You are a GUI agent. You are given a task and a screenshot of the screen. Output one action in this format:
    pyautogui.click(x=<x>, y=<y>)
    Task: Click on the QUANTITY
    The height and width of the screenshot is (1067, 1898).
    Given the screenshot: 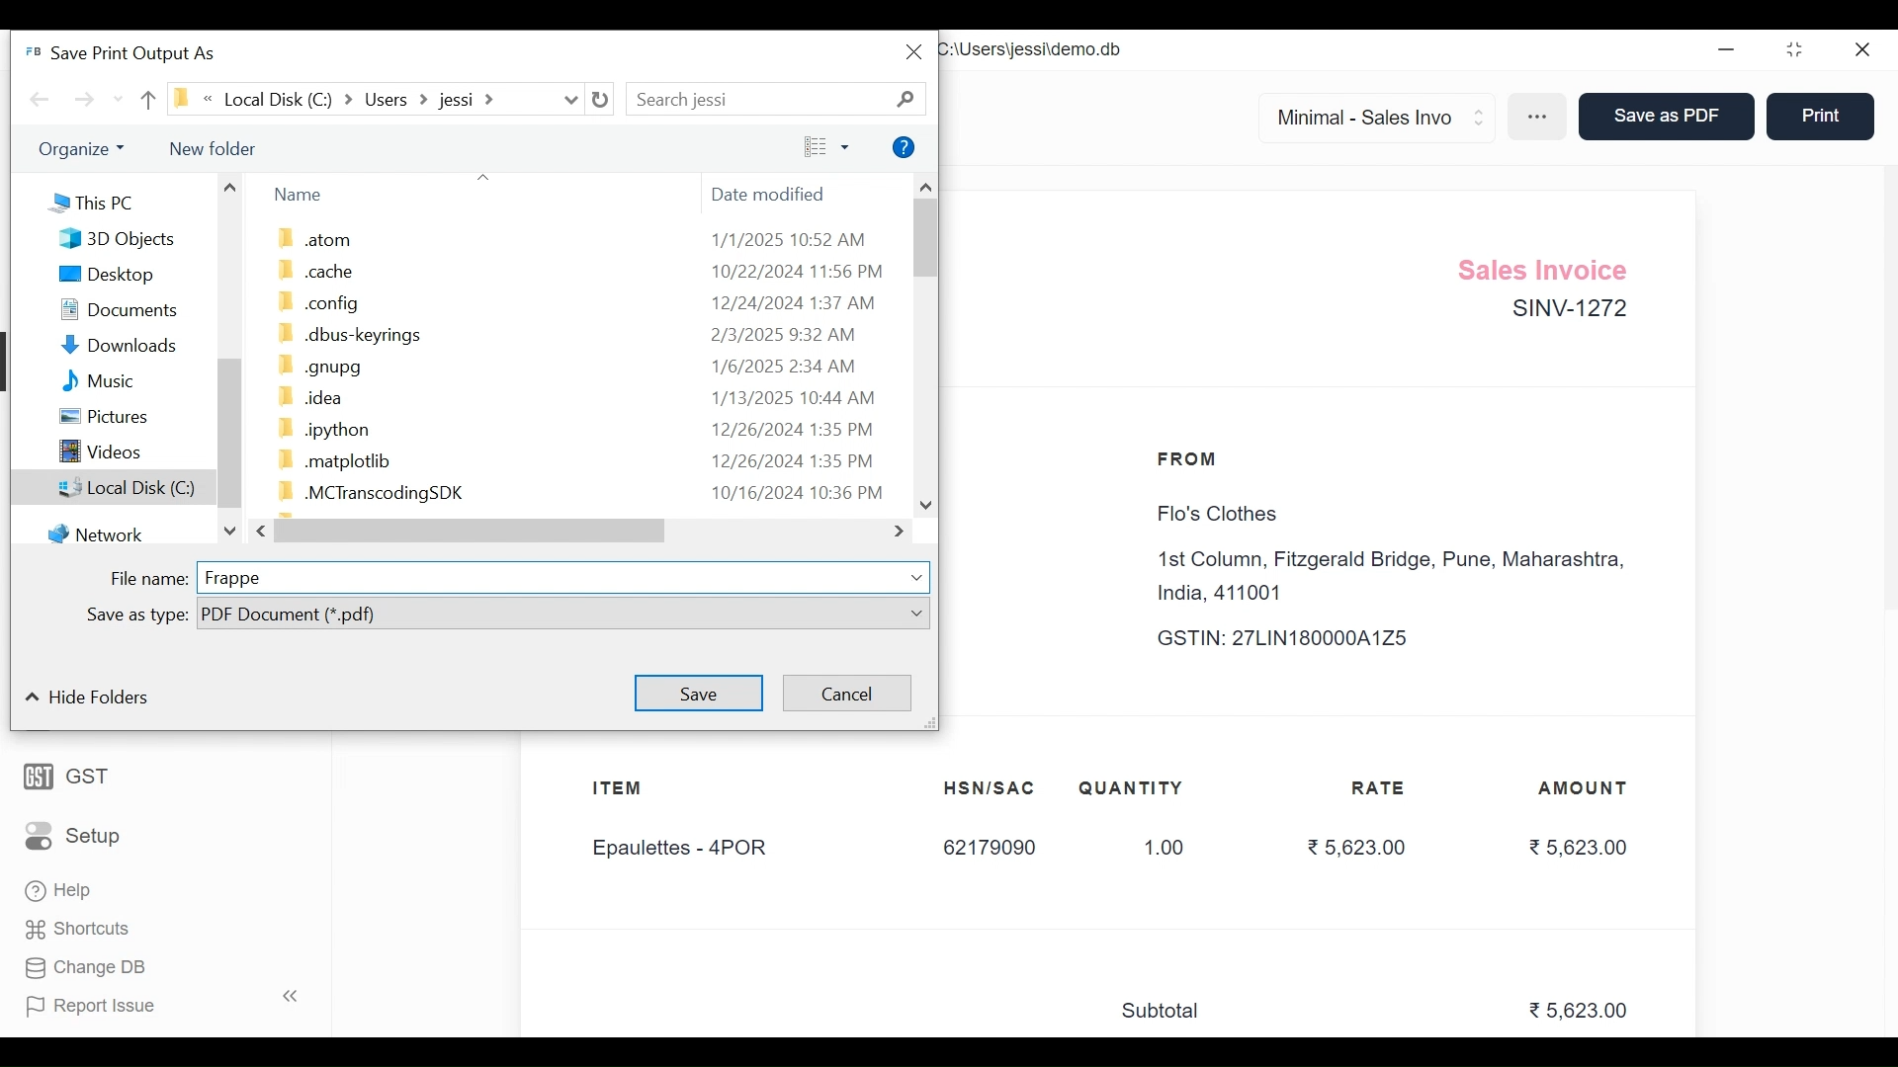 What is the action you would take?
    pyautogui.click(x=1131, y=788)
    